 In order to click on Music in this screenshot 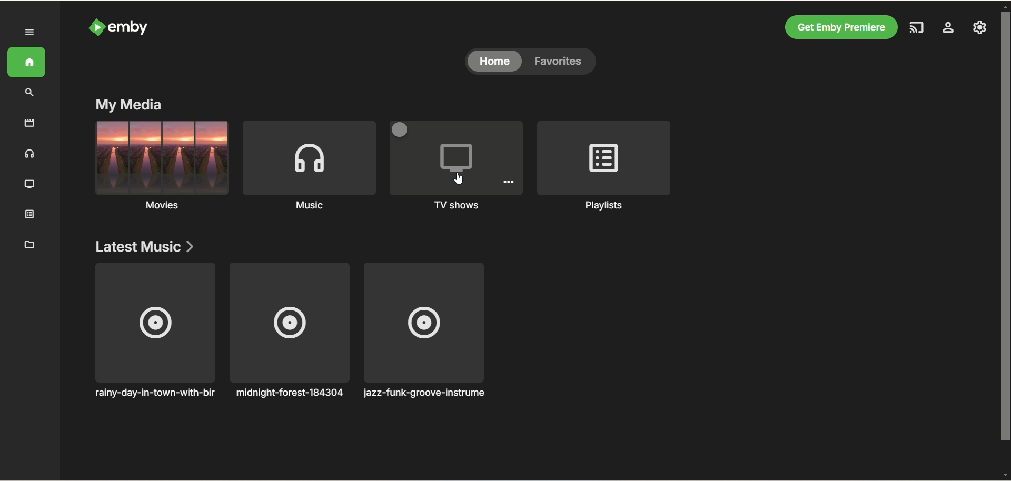, I will do `click(308, 168)`.